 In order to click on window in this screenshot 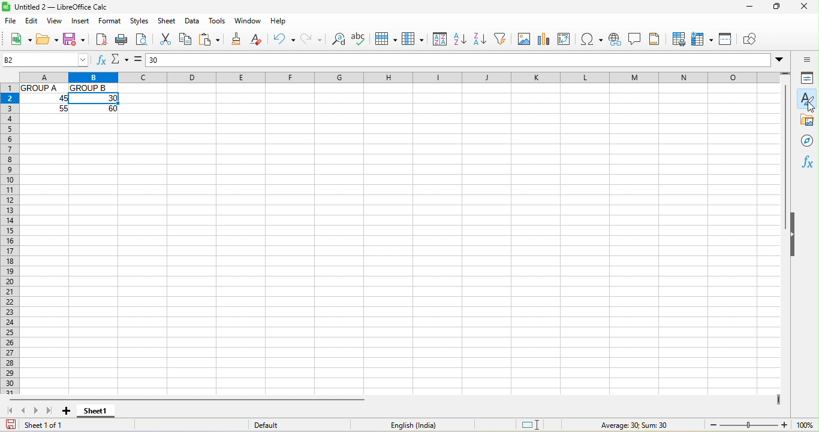, I will do `click(249, 22)`.